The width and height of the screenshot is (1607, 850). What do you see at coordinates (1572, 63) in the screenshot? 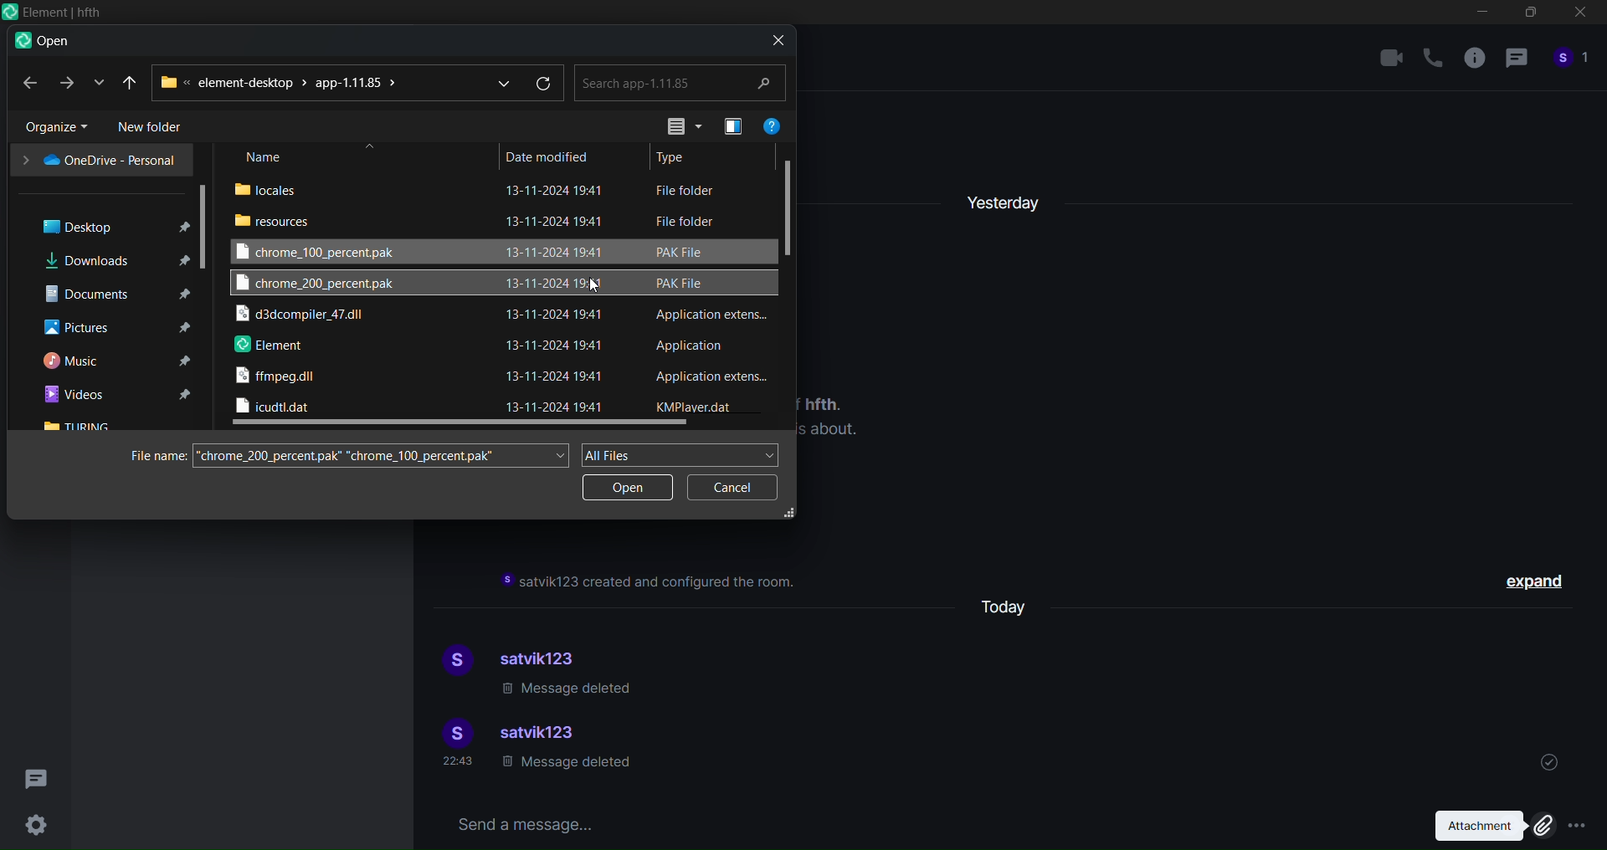
I see `people` at bounding box center [1572, 63].